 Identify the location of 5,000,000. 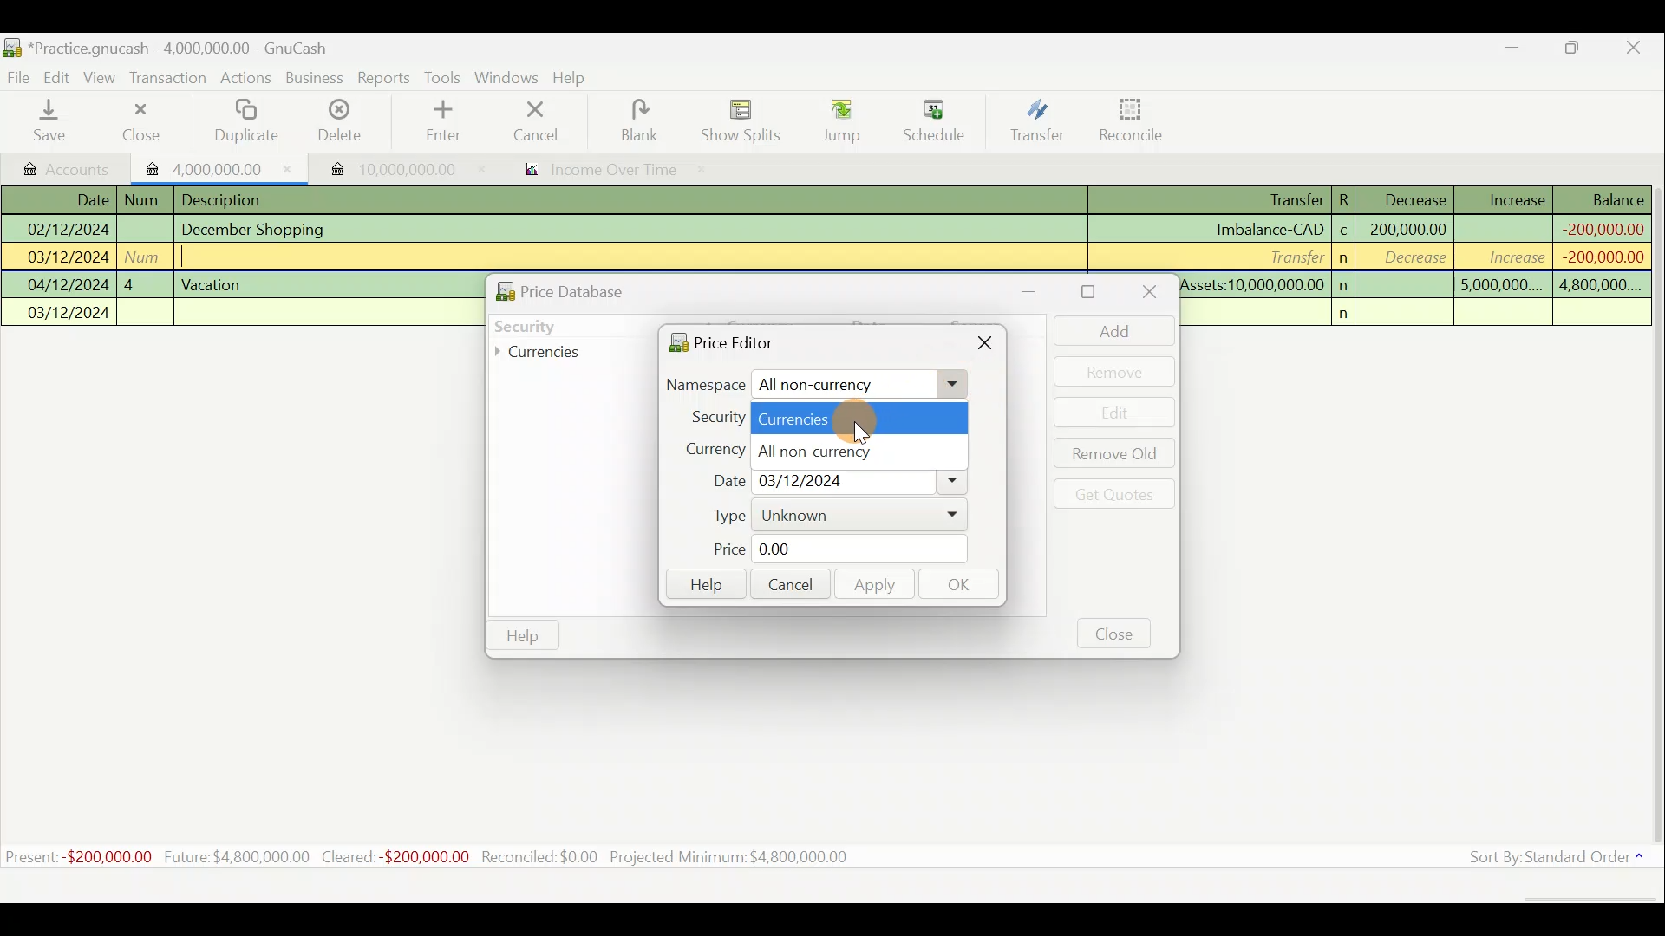
(1501, 288).